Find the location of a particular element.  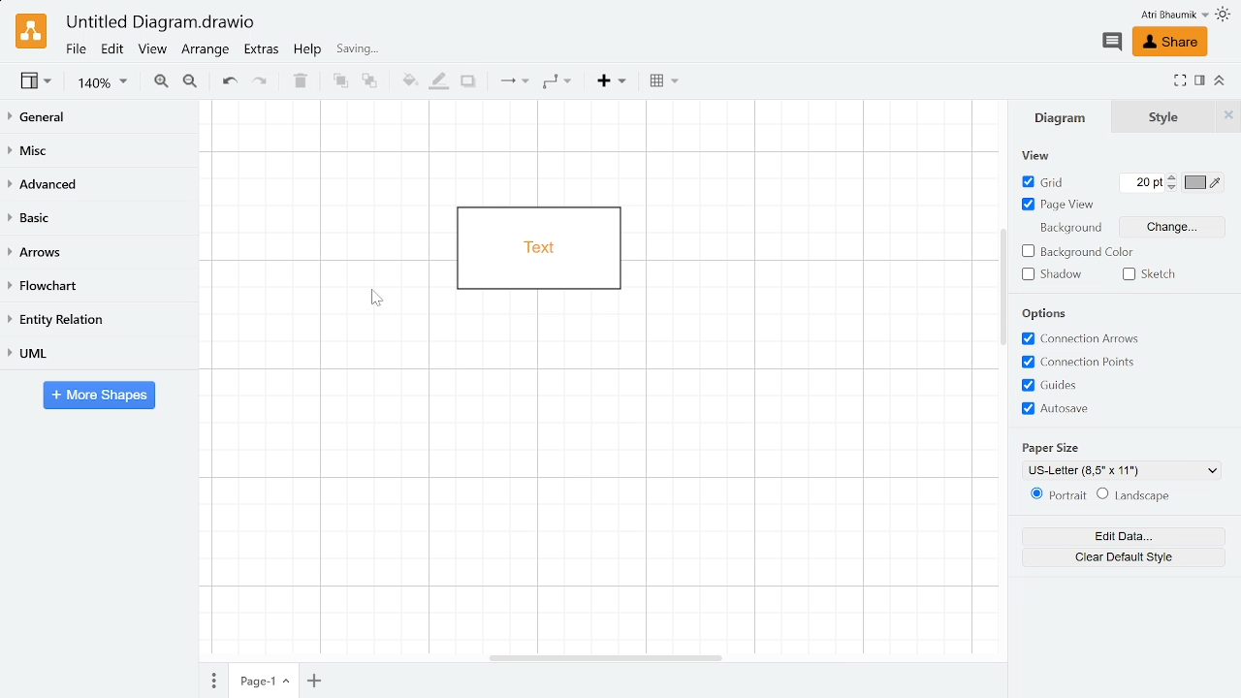

Connection points is located at coordinates (1090, 363).